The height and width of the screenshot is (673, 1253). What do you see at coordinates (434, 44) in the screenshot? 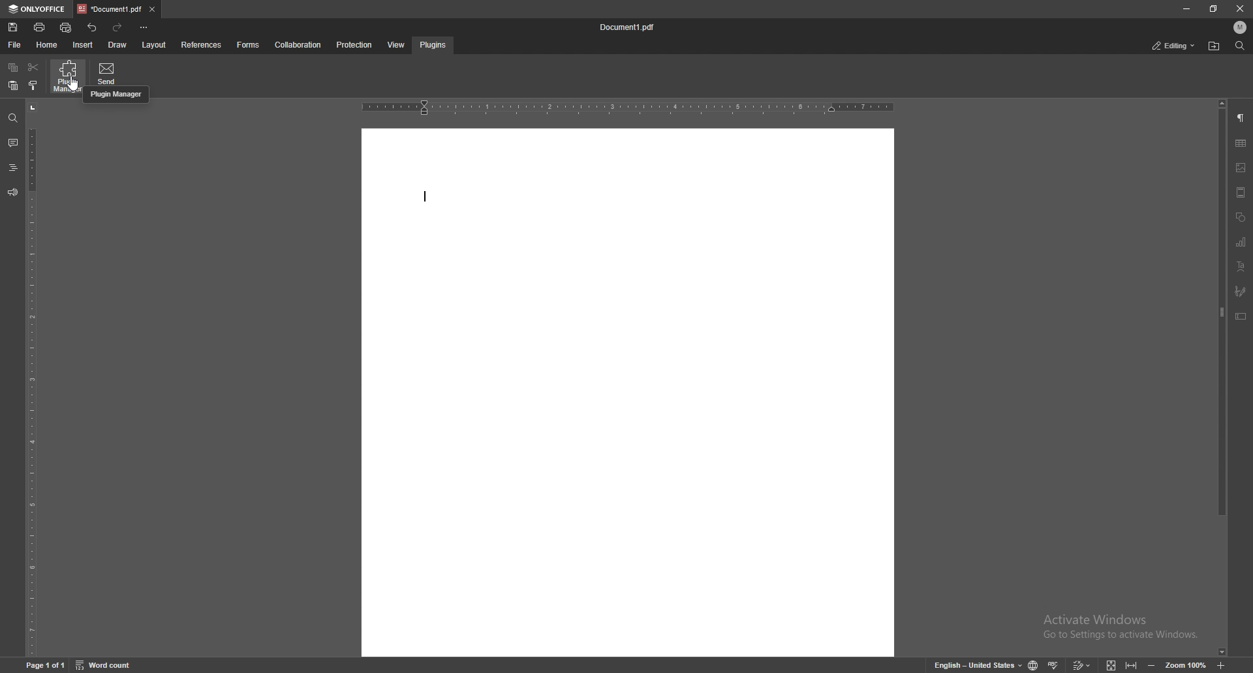
I see `plugins` at bounding box center [434, 44].